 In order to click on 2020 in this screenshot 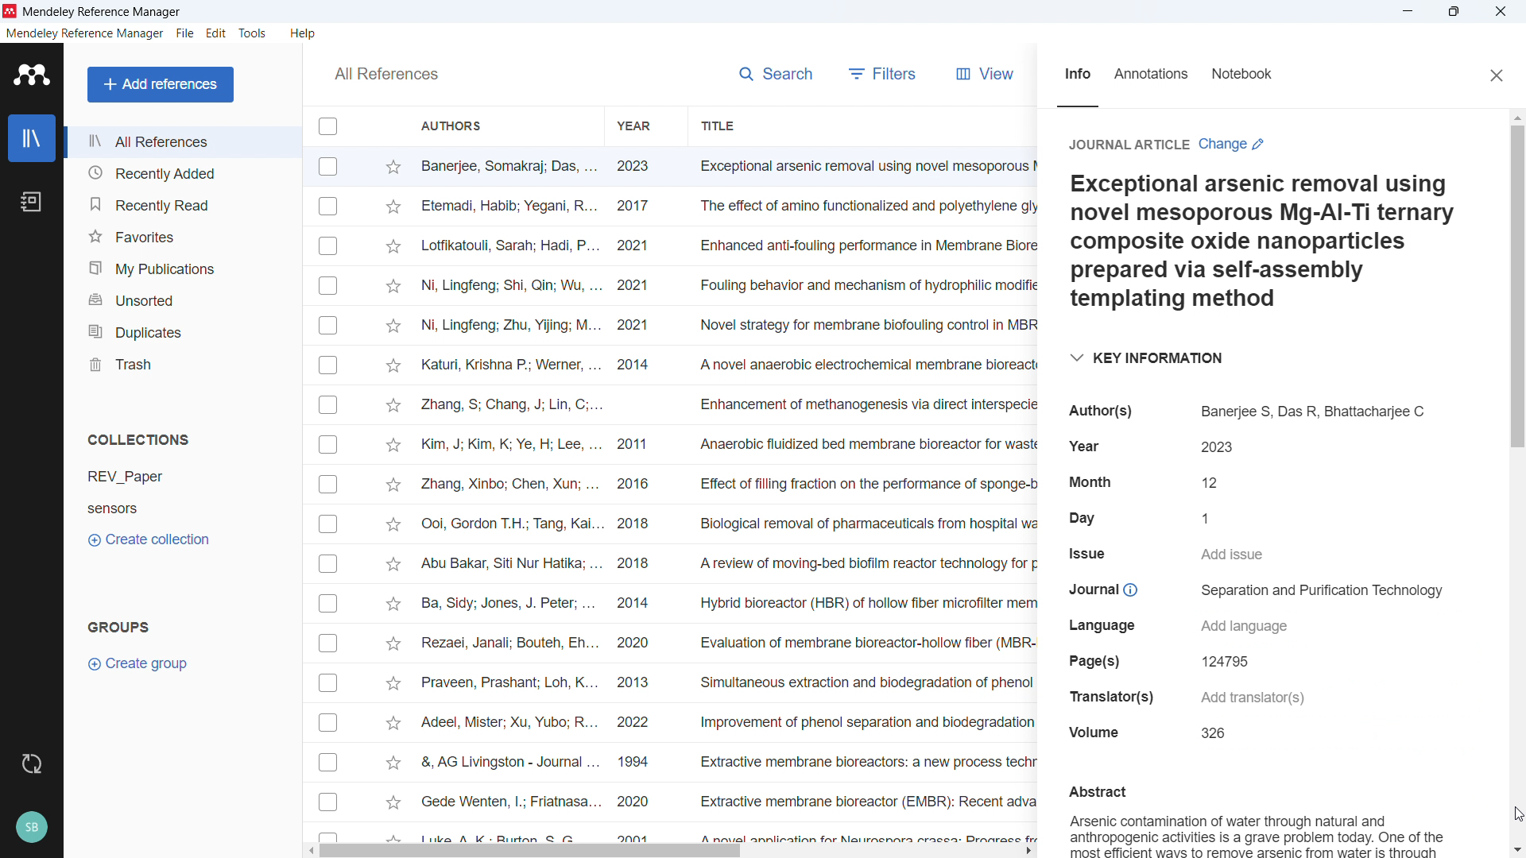, I will do `click(633, 803)`.